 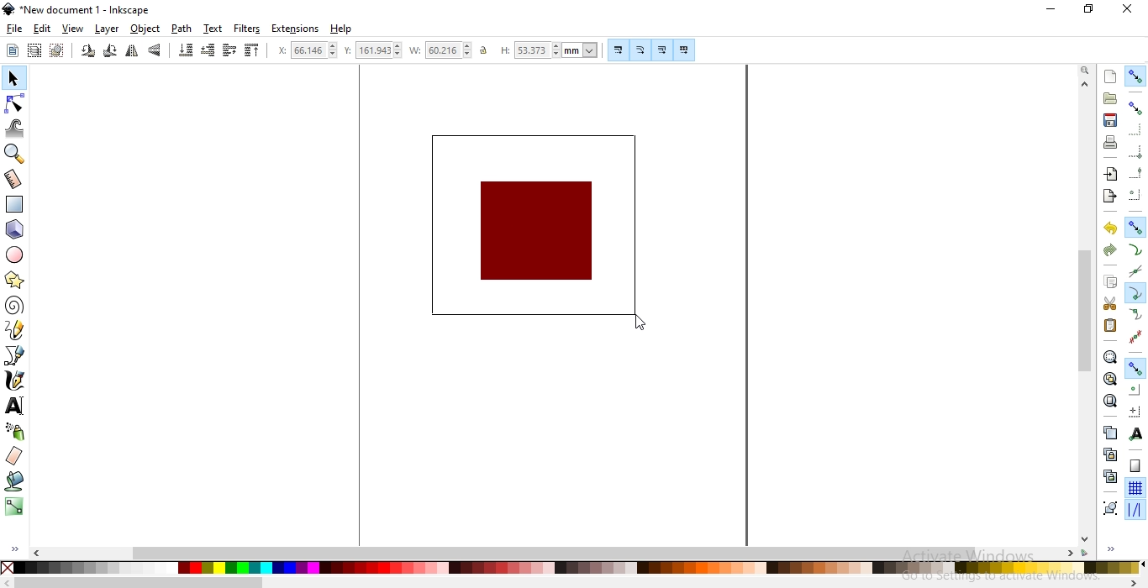 I want to click on cut the selected clones, so click(x=1110, y=475).